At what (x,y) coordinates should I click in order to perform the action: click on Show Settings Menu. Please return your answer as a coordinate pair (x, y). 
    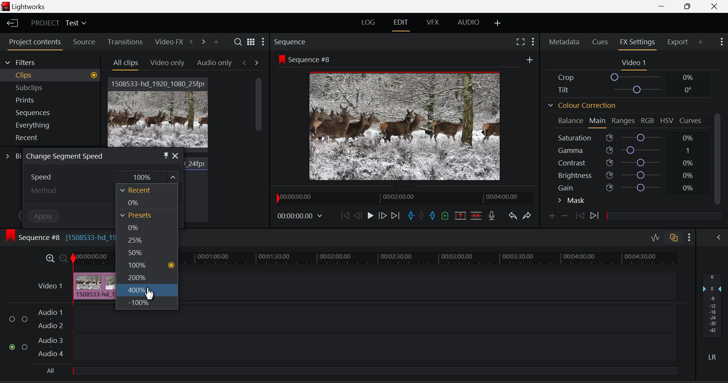
    Looking at the image, I should click on (535, 43).